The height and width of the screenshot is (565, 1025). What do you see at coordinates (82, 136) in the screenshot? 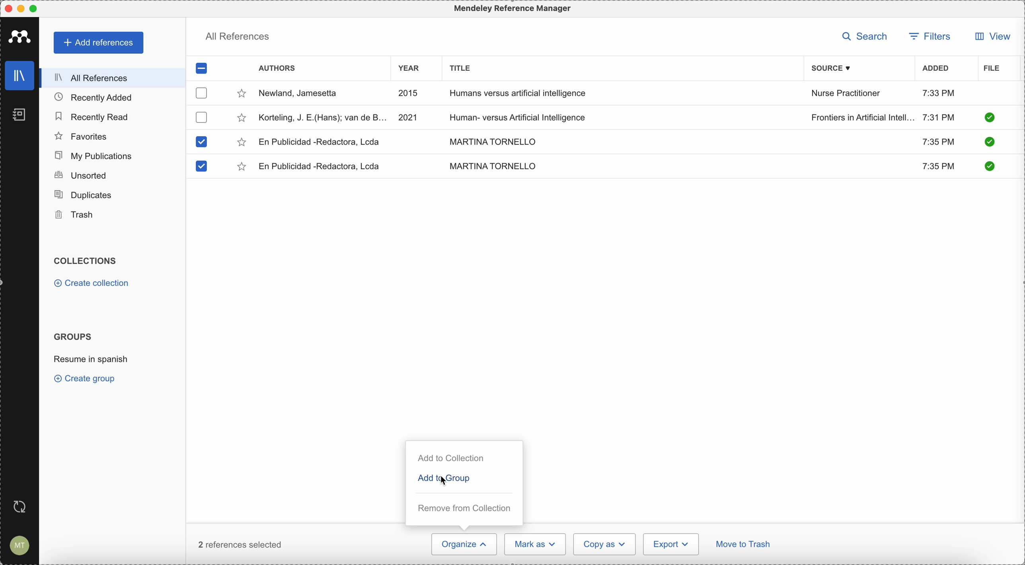
I see `favorites` at bounding box center [82, 136].